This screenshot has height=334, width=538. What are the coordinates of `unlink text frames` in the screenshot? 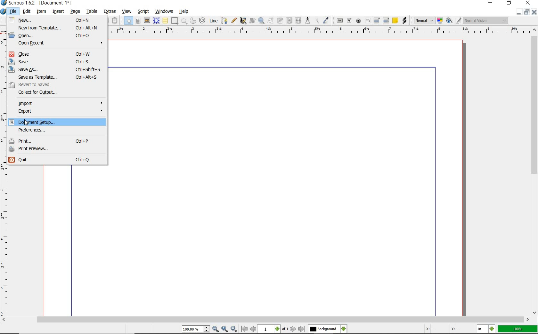 It's located at (298, 20).